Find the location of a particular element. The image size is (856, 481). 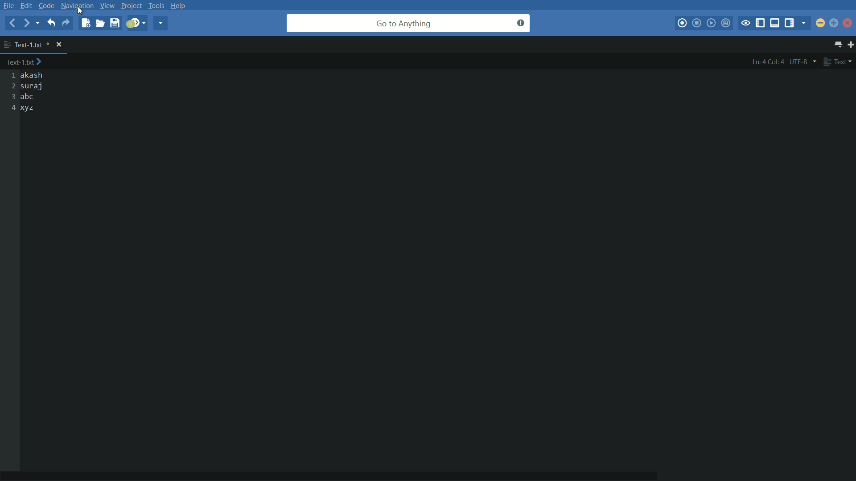

close is located at coordinates (848, 25).